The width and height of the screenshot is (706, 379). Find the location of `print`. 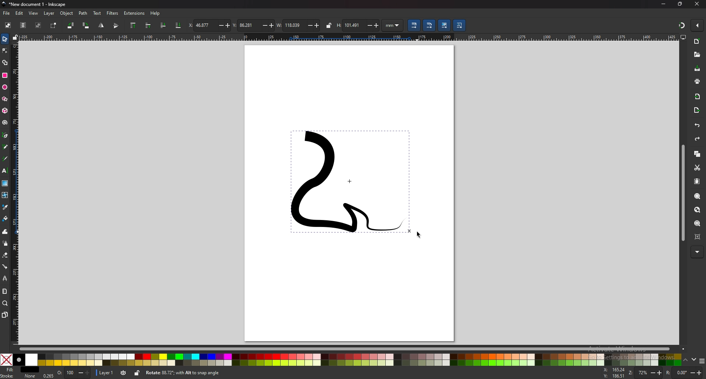

print is located at coordinates (697, 82).